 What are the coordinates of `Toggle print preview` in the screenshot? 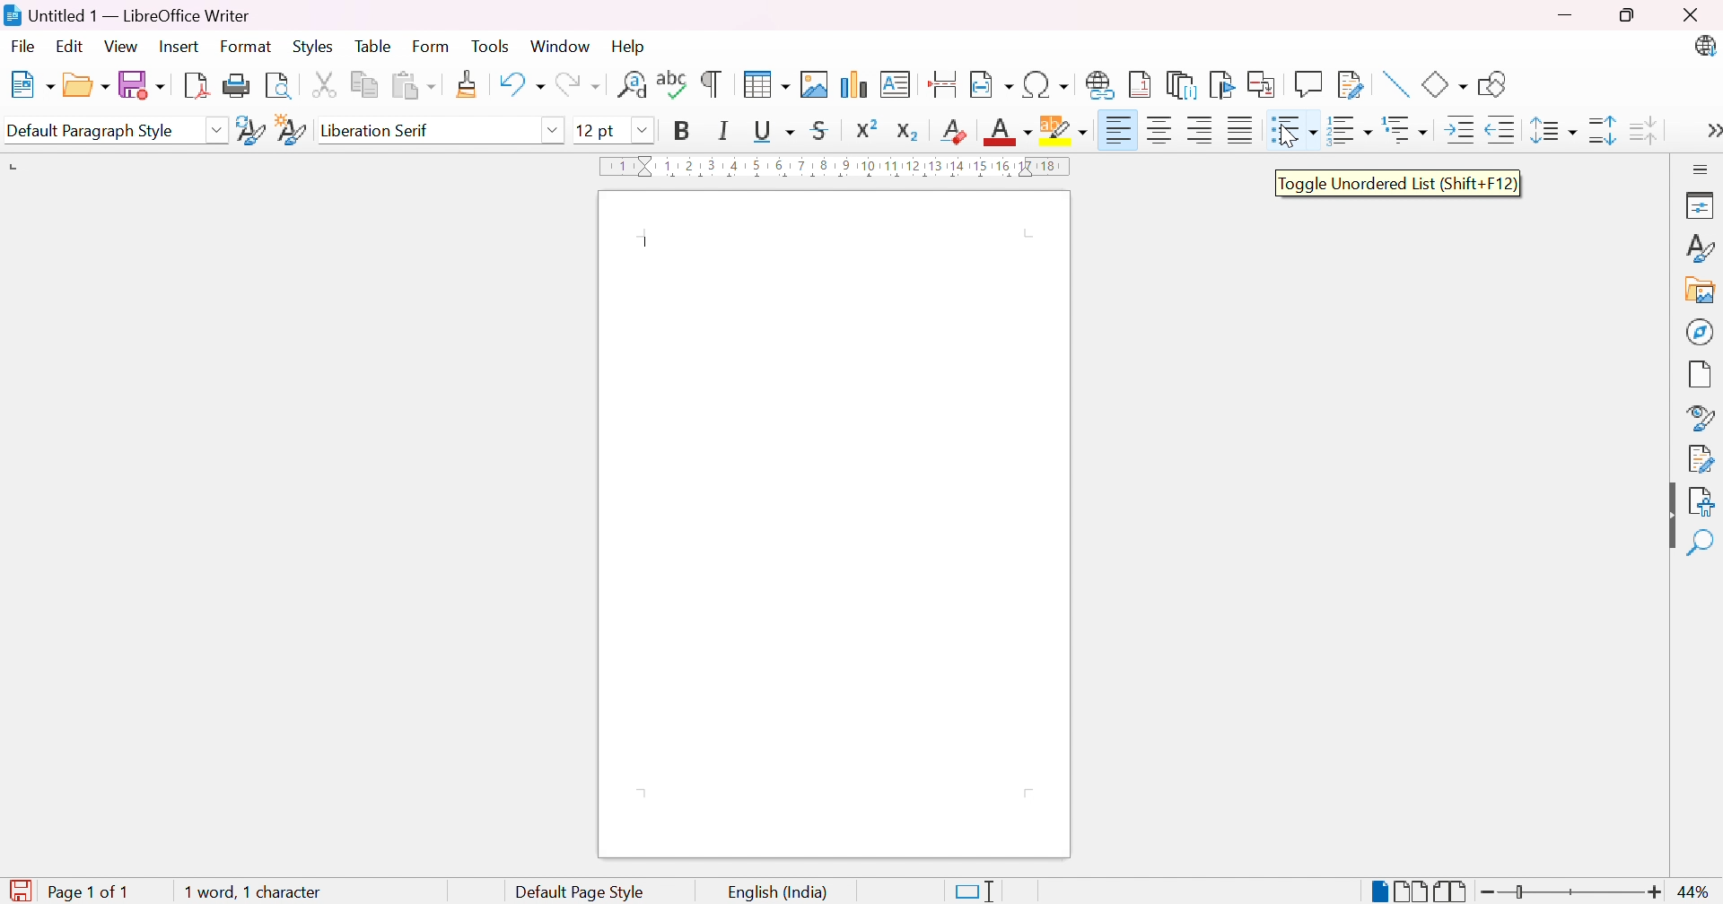 It's located at (284, 87).